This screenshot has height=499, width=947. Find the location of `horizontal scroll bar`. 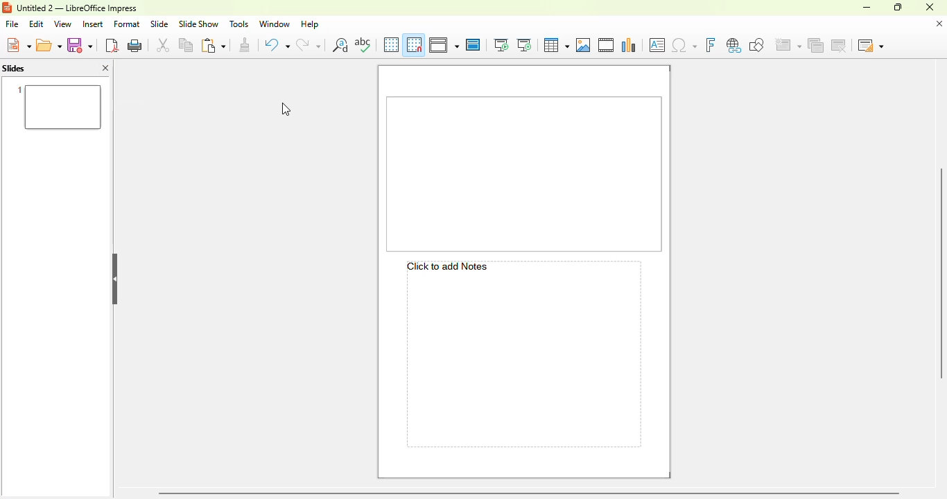

horizontal scroll bar is located at coordinates (531, 493).